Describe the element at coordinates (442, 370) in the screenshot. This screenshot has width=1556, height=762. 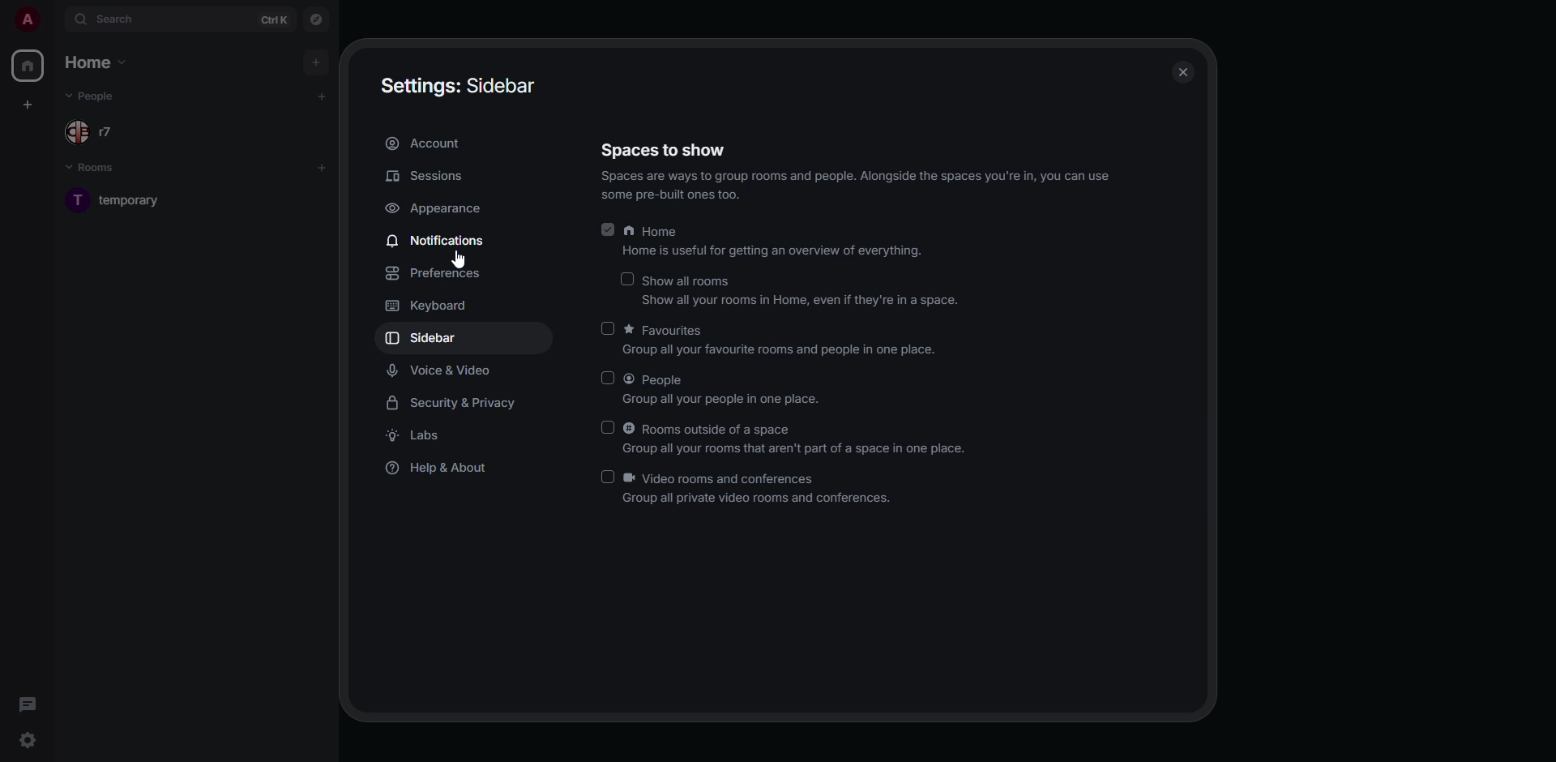
I see `voice & video` at that location.